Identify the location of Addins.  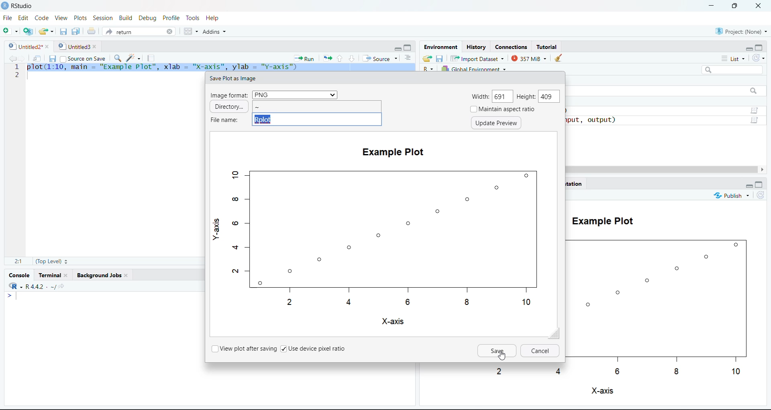
(214, 31).